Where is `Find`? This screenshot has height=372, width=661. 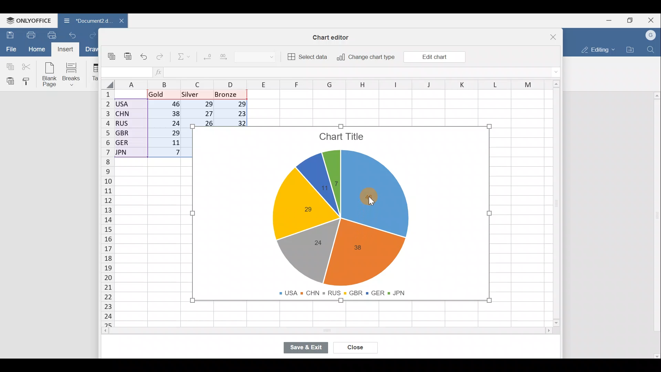 Find is located at coordinates (652, 48).